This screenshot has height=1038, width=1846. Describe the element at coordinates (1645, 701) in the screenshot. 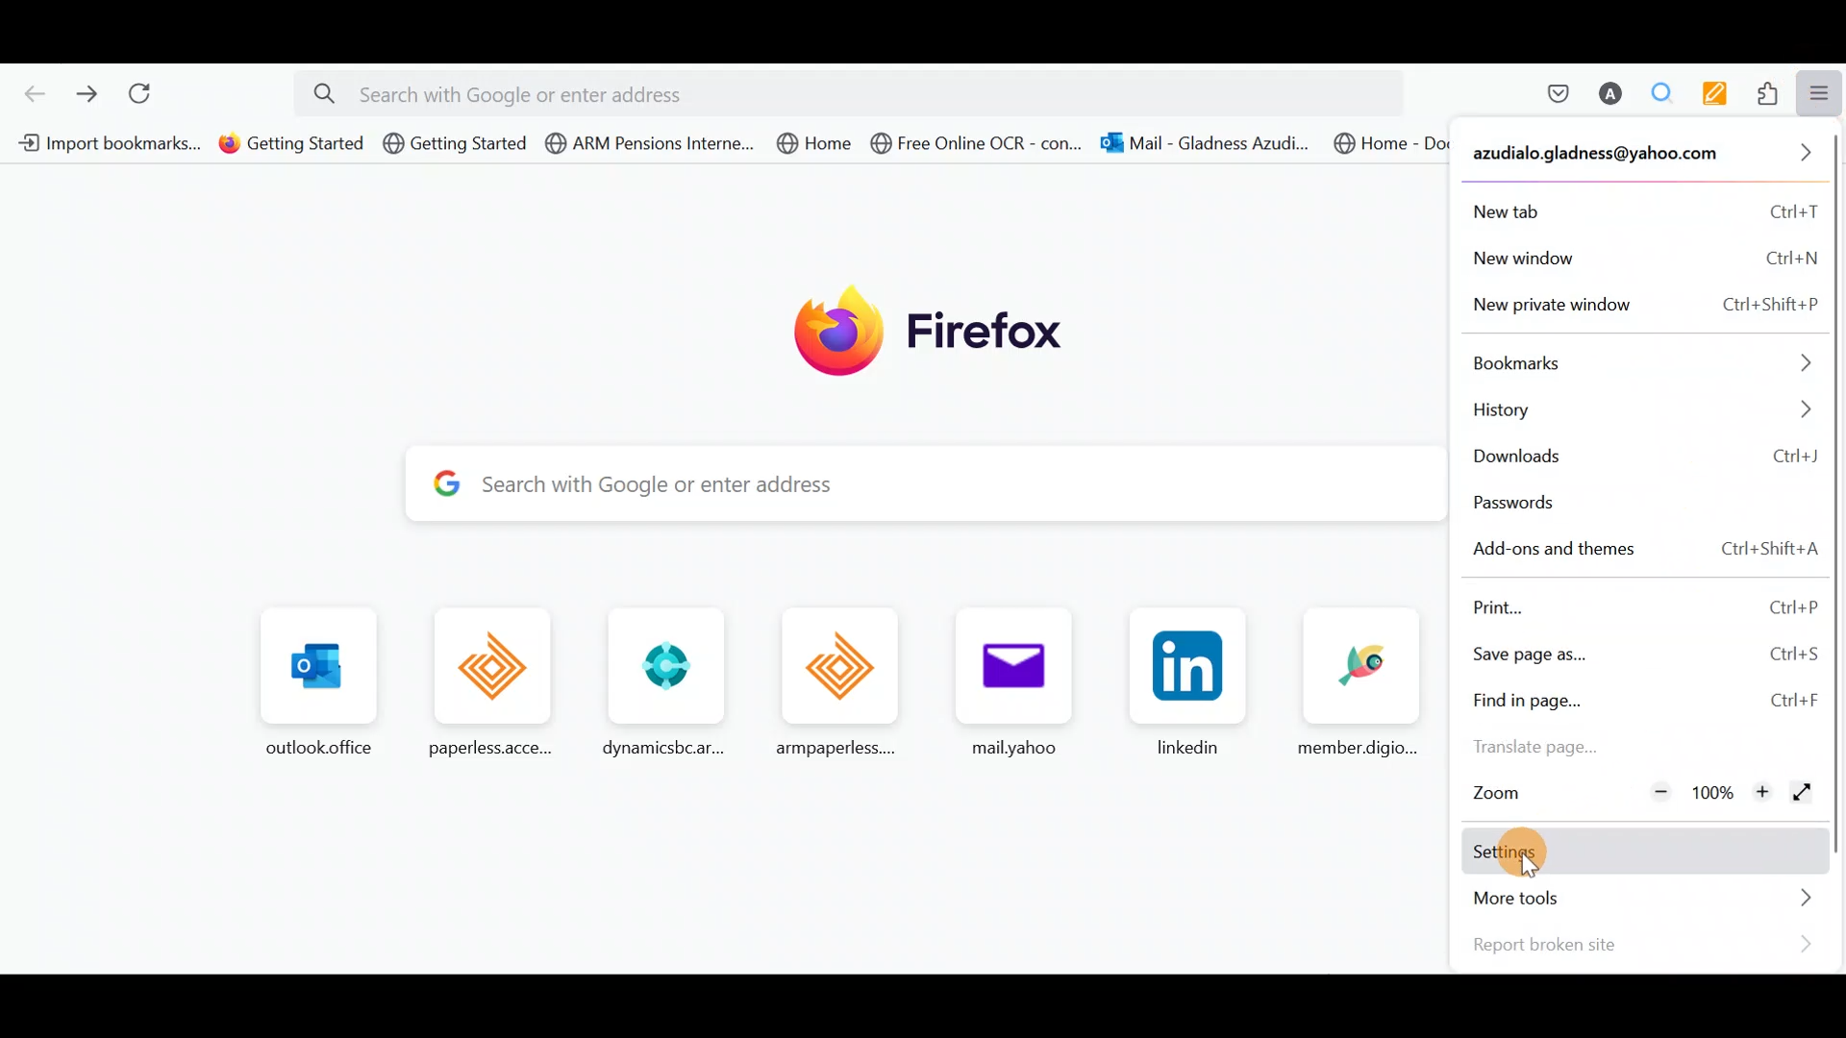

I see `Find in page` at that location.